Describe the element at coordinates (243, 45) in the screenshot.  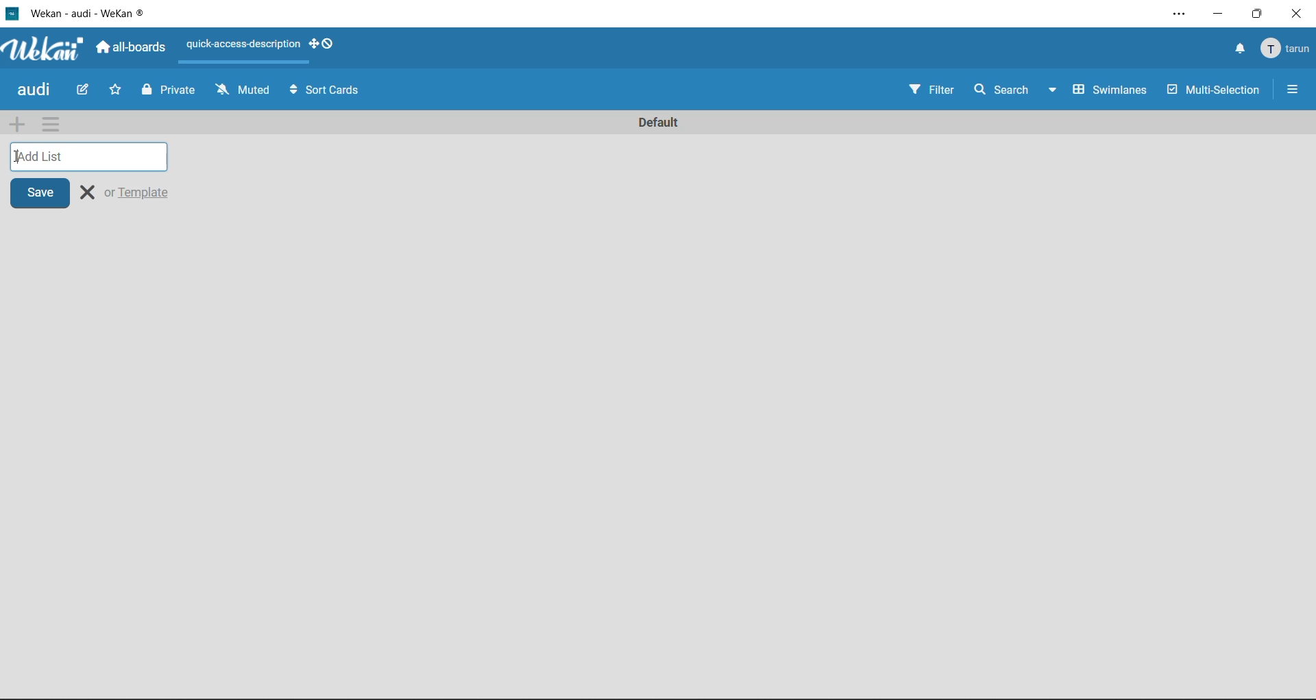
I see `quick-access-description` at that location.